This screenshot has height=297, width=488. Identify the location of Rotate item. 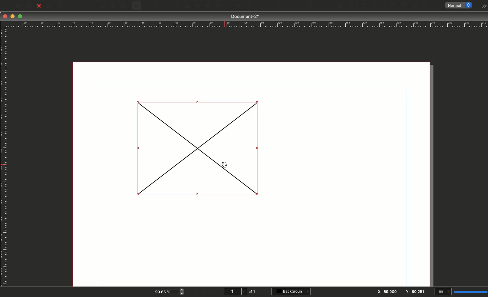
(258, 7).